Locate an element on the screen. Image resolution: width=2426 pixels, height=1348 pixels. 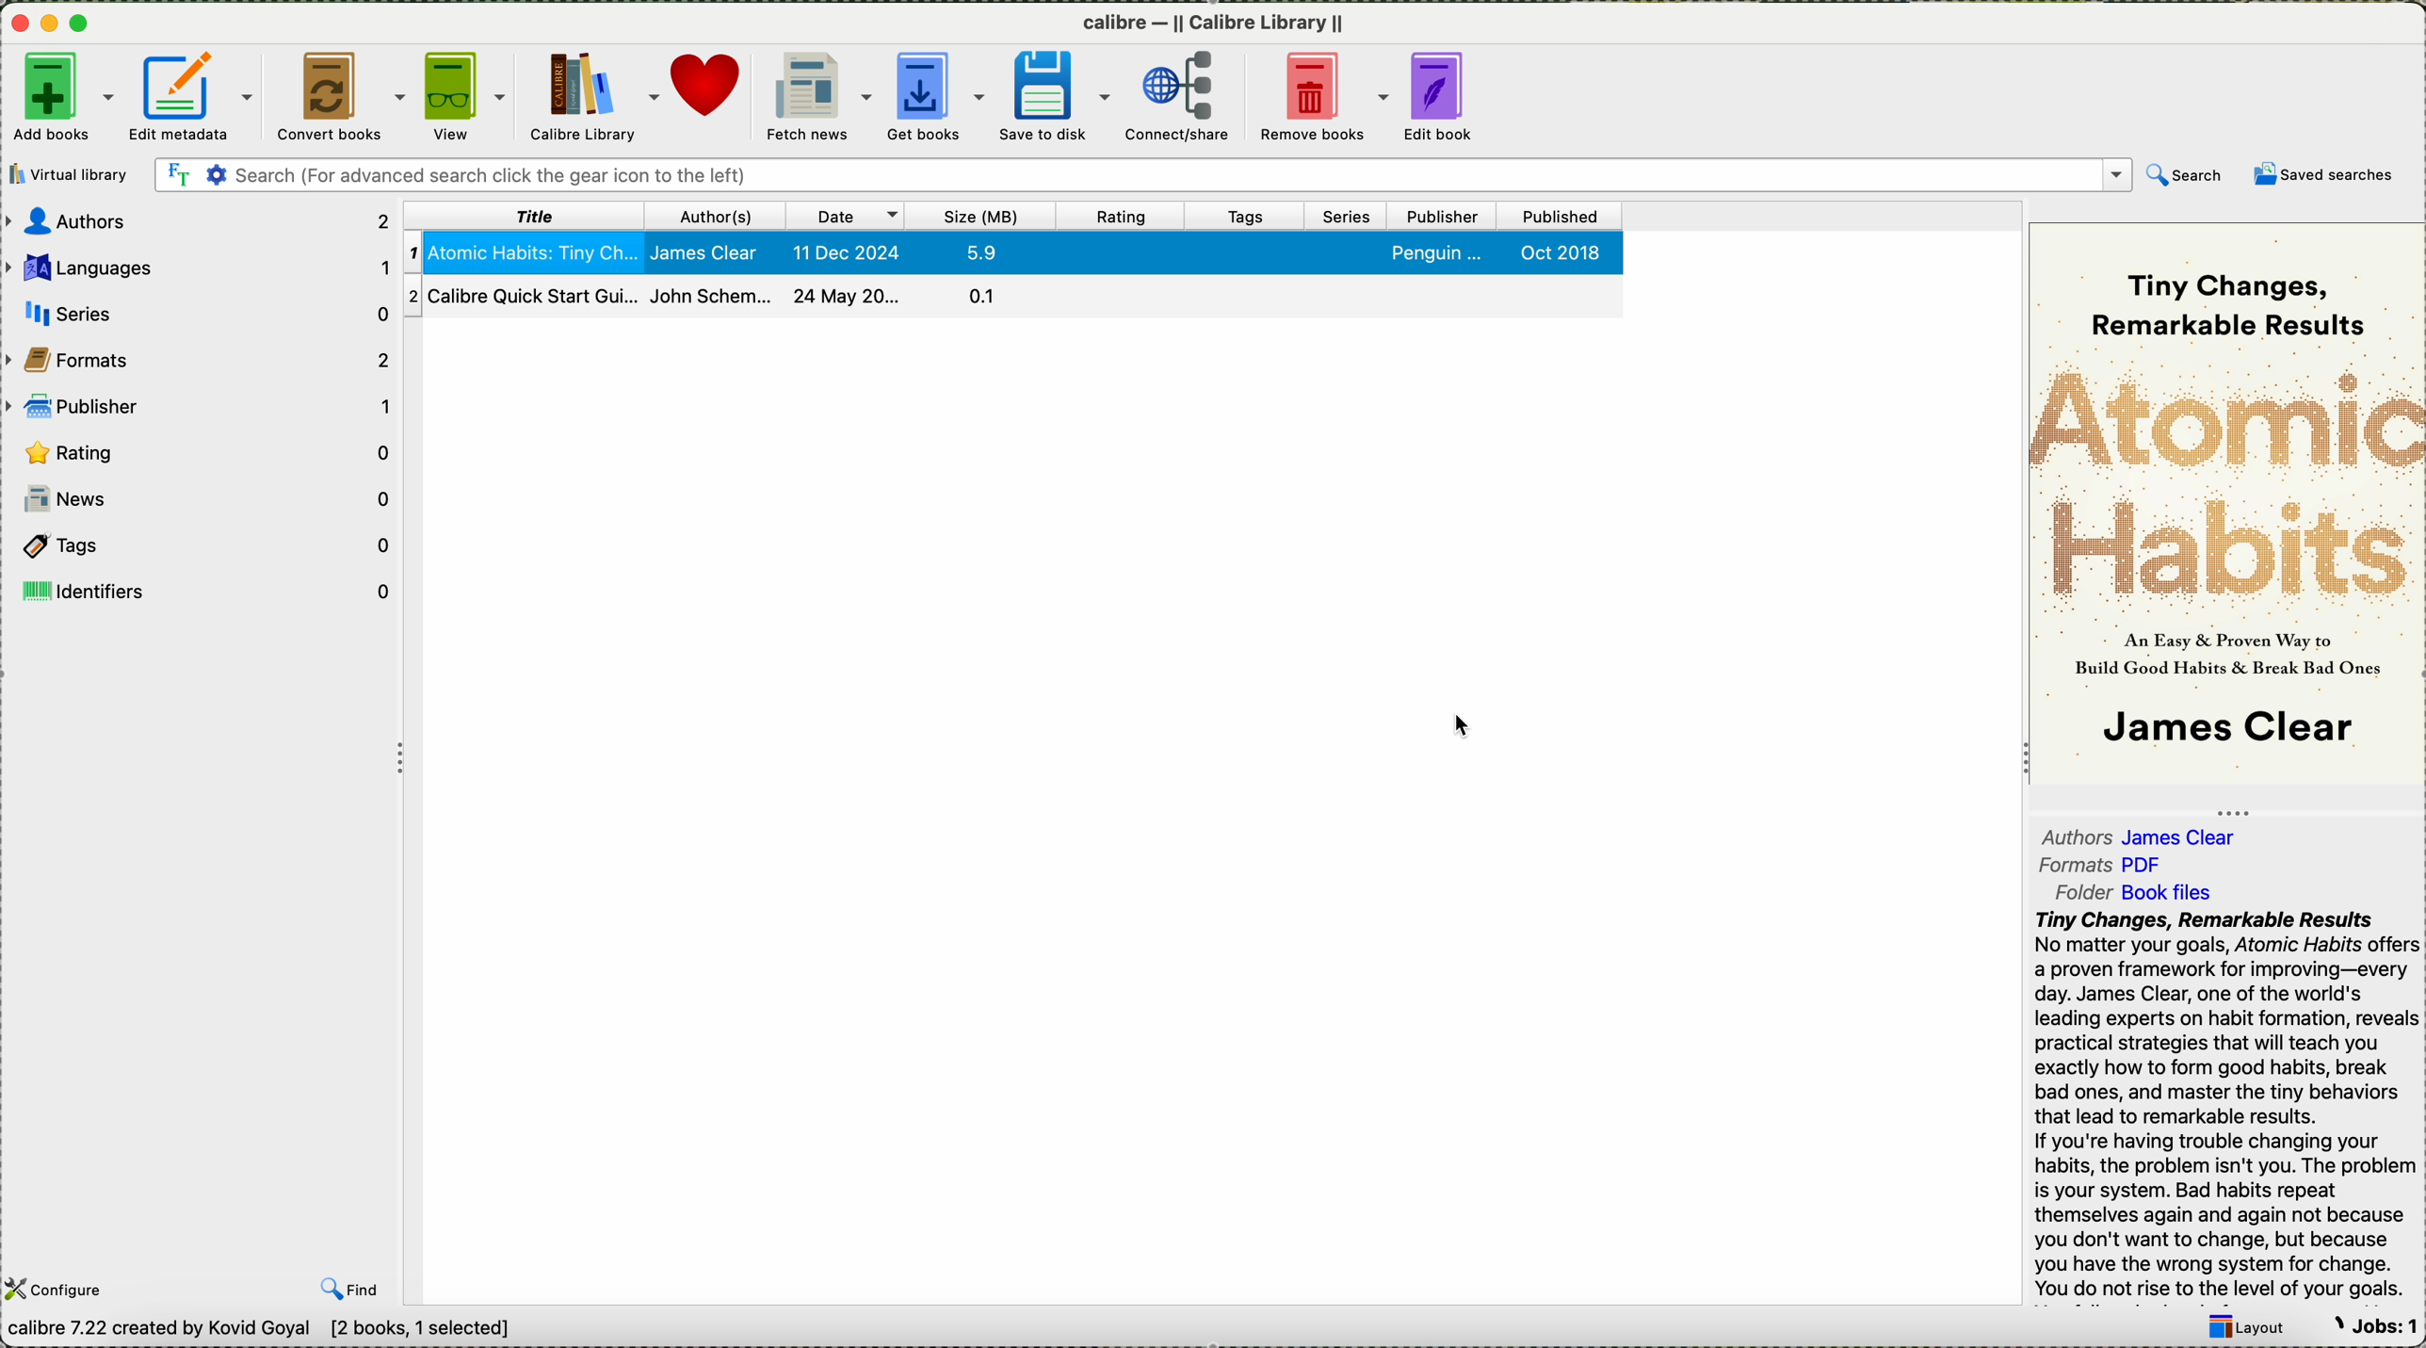
format is located at coordinates (2106, 867).